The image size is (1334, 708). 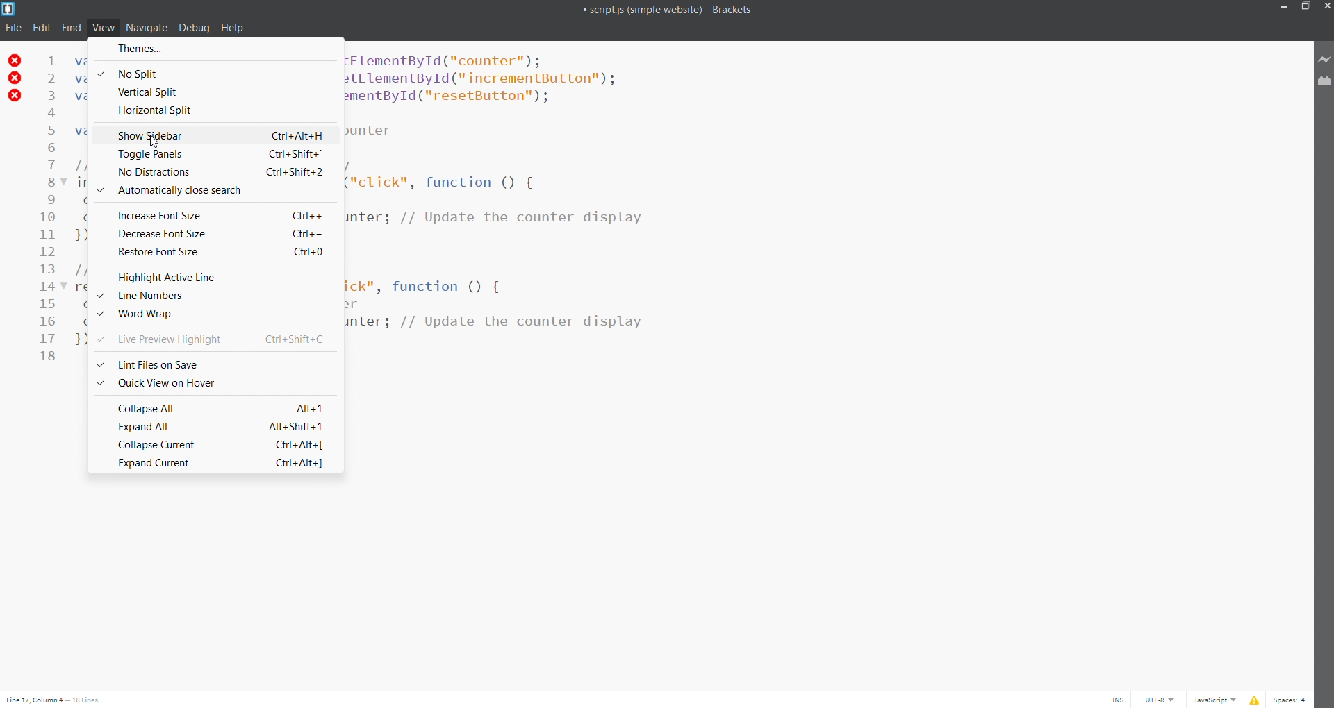 I want to click on increase font size, so click(x=216, y=213).